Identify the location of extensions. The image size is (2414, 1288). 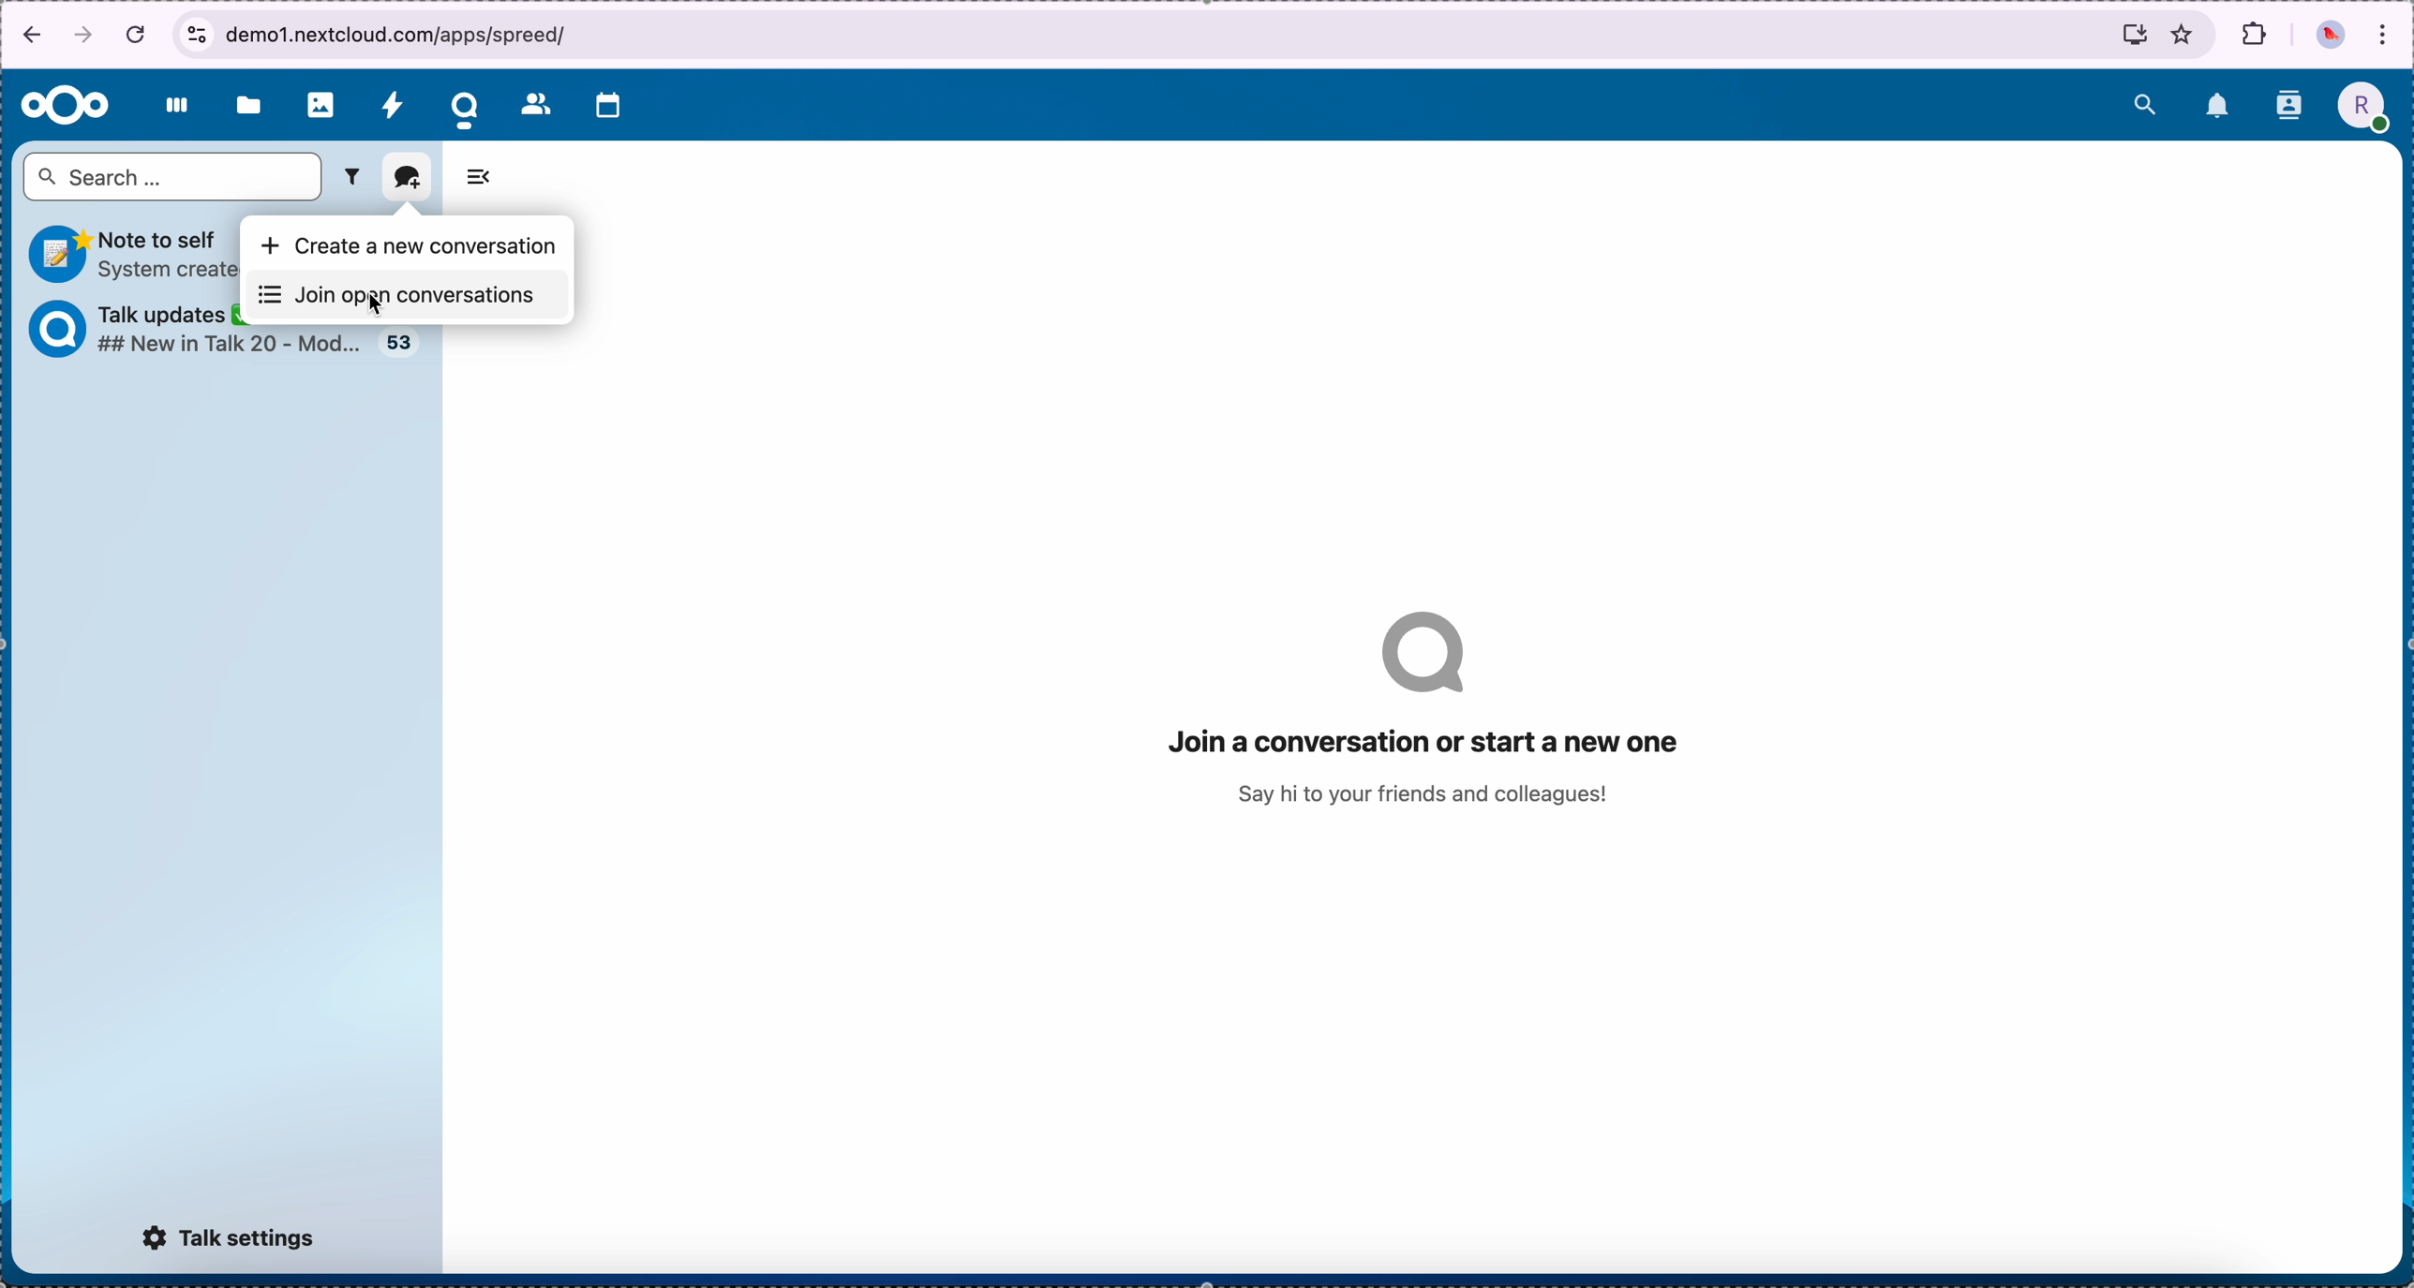
(2254, 28).